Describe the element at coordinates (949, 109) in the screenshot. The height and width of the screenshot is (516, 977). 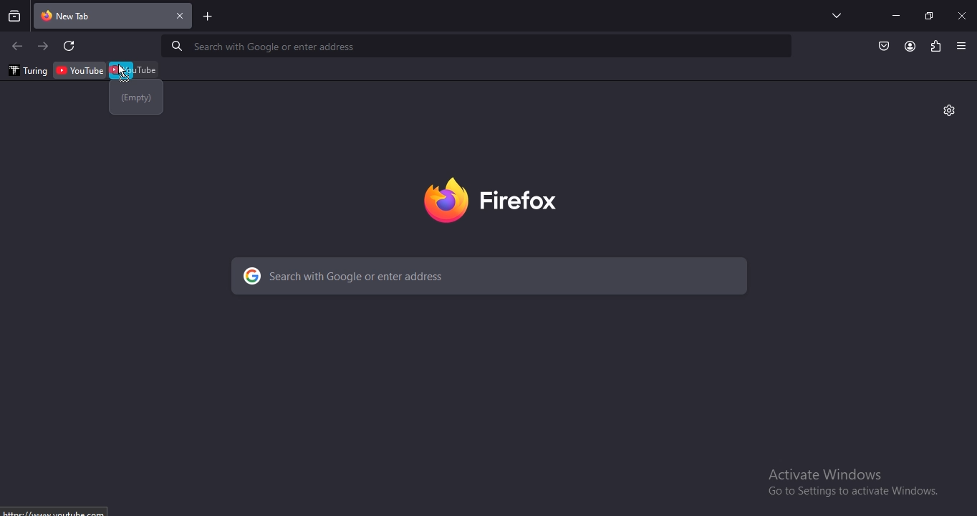
I see `settings` at that location.